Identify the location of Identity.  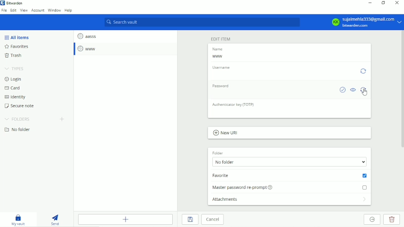
(15, 97).